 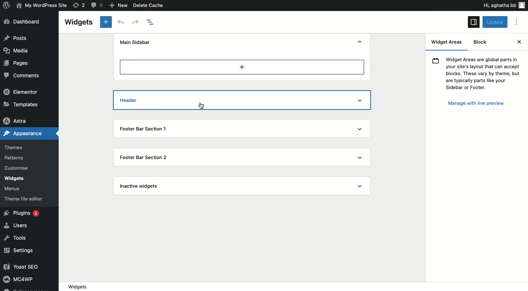 What do you see at coordinates (151, 22) in the screenshot?
I see `Document overview` at bounding box center [151, 22].